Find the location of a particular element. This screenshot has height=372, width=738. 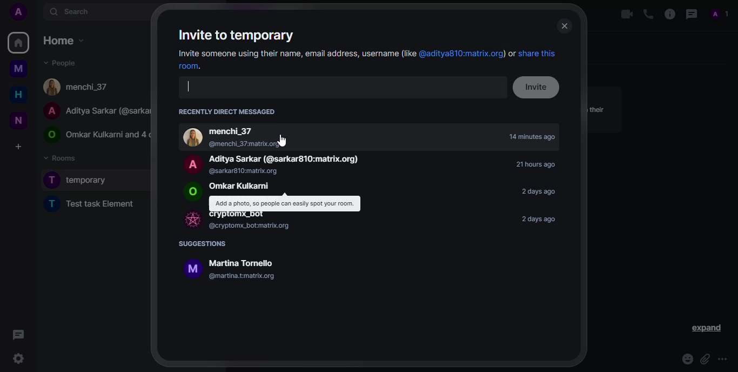

profile picture is located at coordinates (190, 138).